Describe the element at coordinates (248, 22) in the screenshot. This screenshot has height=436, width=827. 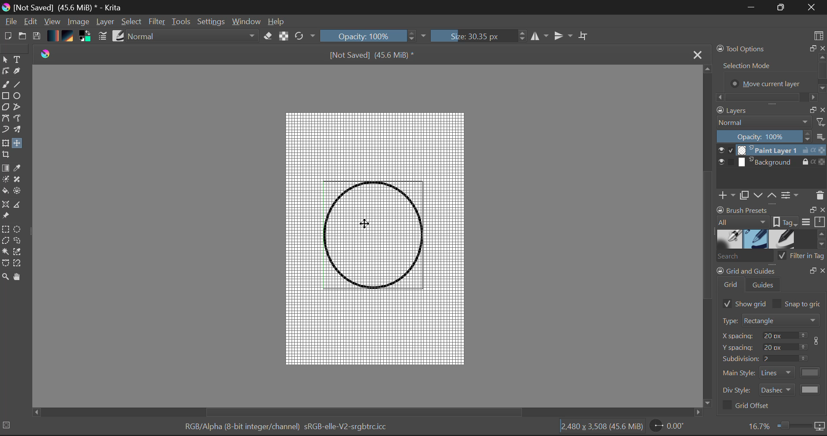
I see `Window` at that location.